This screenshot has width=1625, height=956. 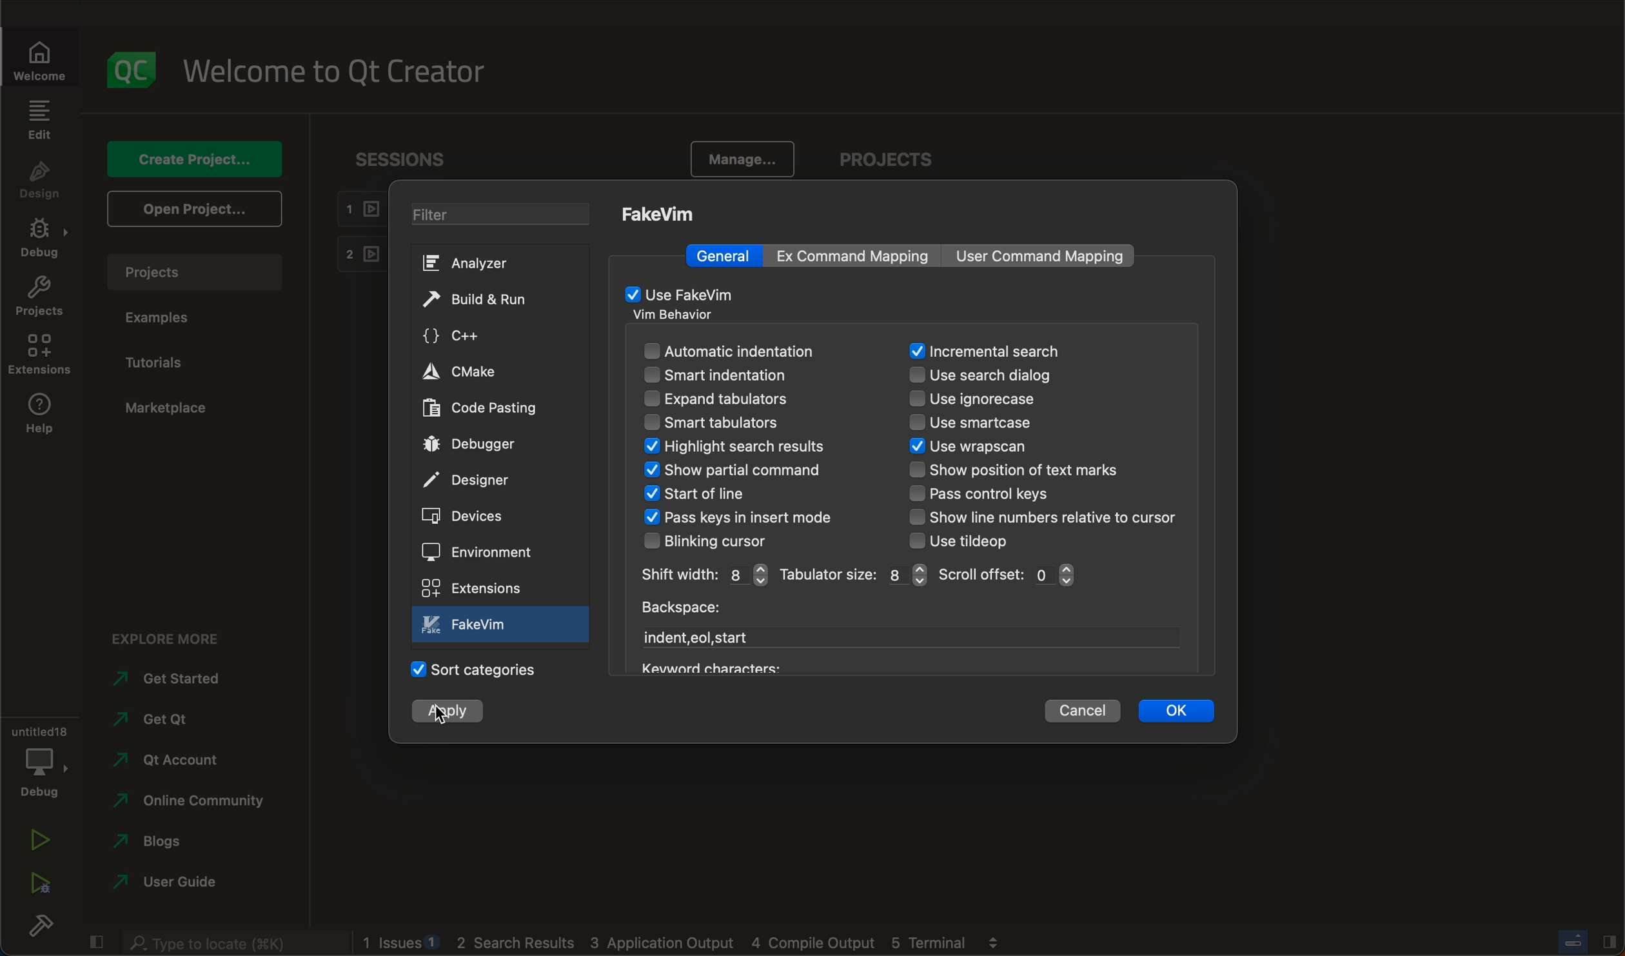 I want to click on search dialog, so click(x=998, y=376).